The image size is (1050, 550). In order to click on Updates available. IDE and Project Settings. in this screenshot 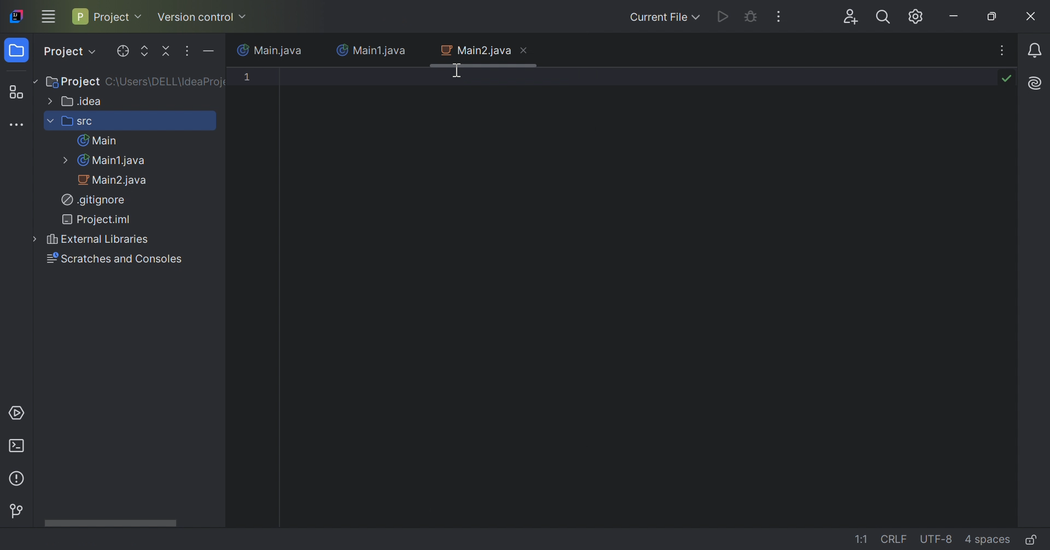, I will do `click(913, 16)`.